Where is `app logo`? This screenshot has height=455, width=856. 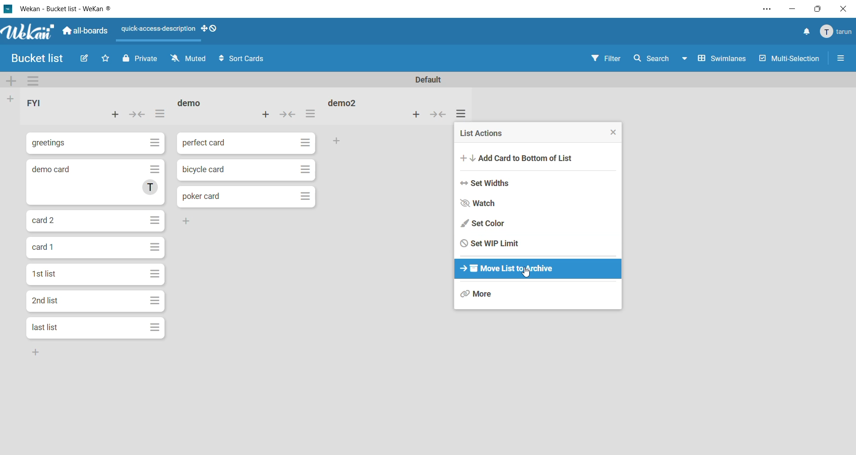
app logo is located at coordinates (29, 33).